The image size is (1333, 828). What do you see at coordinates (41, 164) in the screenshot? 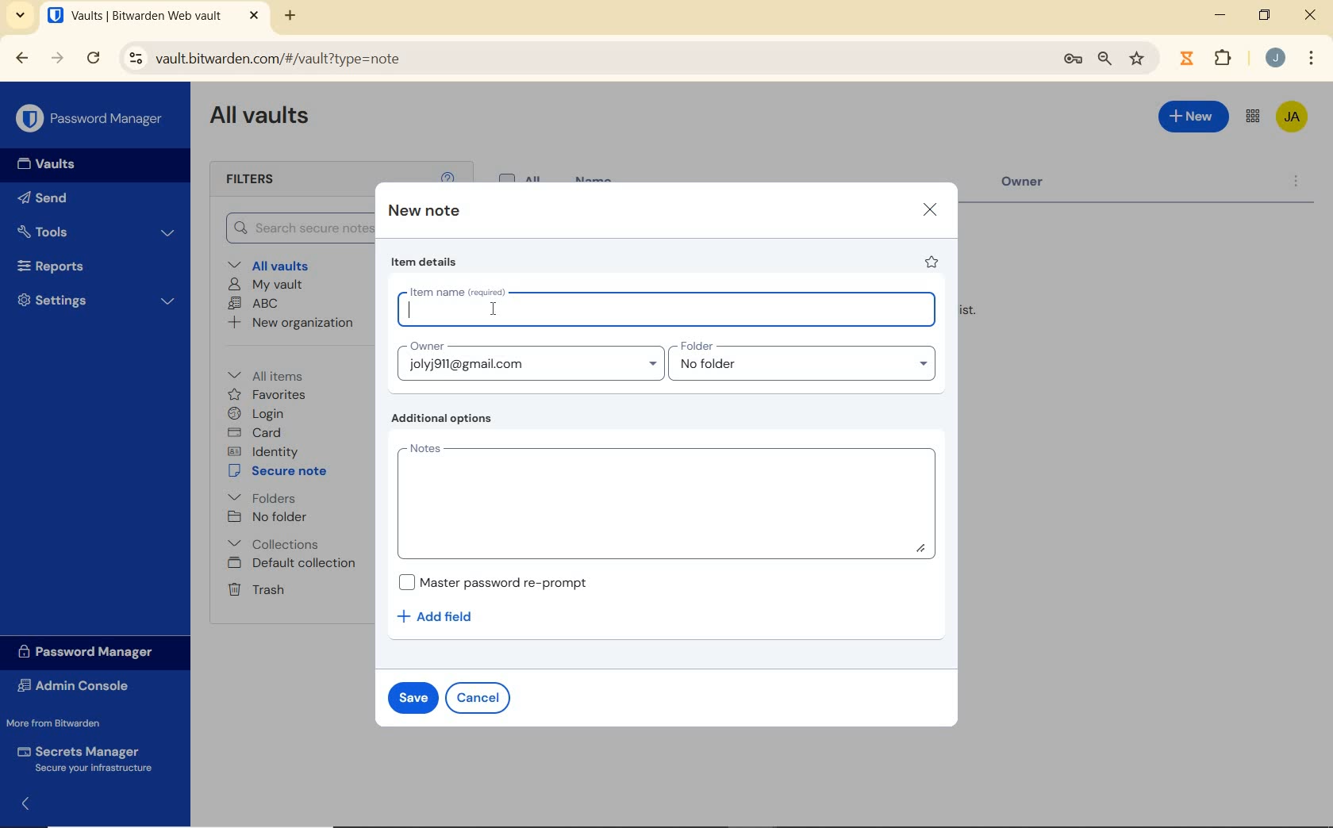
I see `Vaults` at bounding box center [41, 164].